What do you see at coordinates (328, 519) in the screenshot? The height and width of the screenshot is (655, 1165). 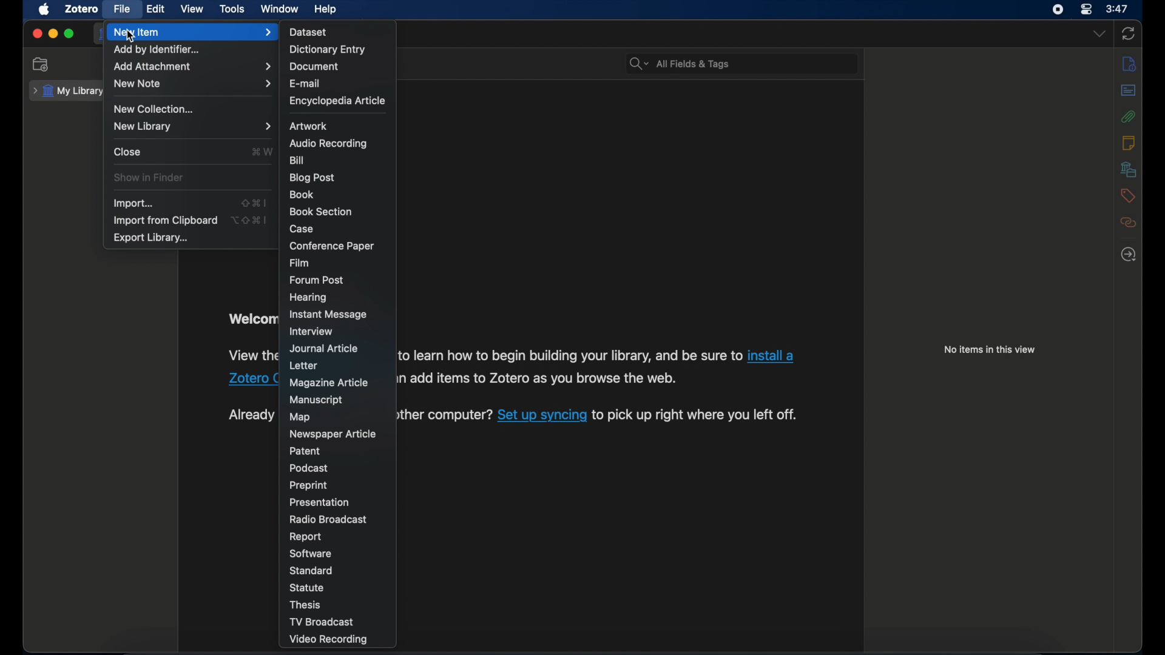 I see `radio broadcast` at bounding box center [328, 519].